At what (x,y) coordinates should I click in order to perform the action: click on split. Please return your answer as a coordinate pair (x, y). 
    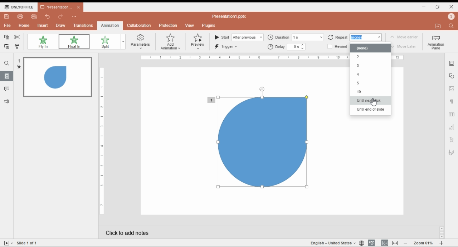
    Looking at the image, I should click on (104, 42).